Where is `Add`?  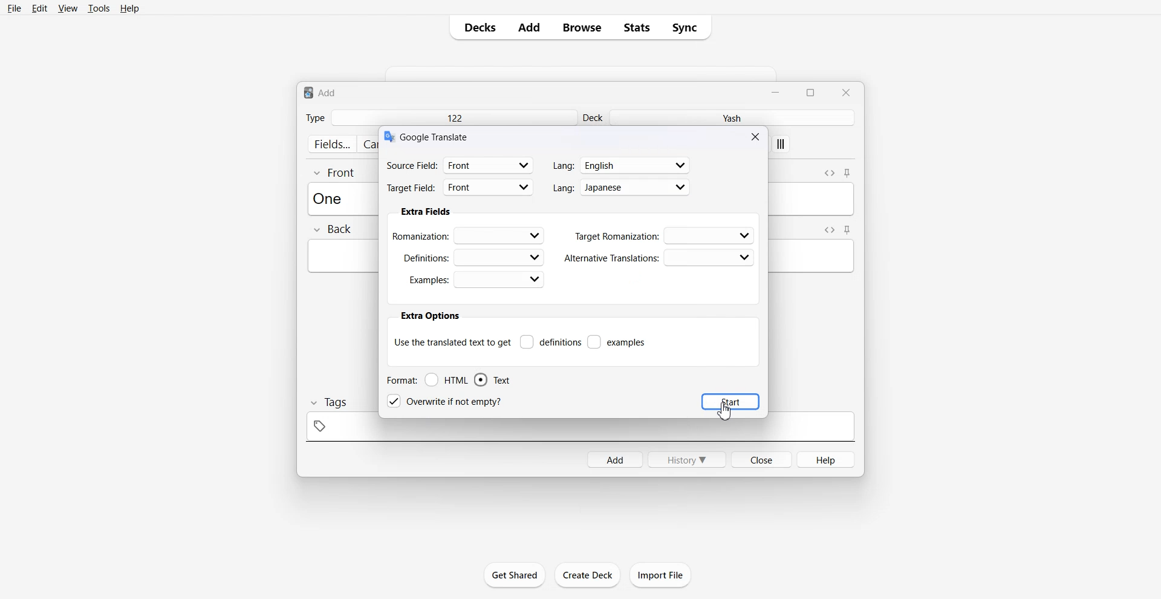 Add is located at coordinates (529, 27).